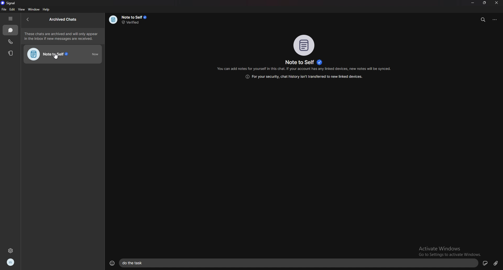 The image size is (503, 270). I want to click on back, so click(28, 19).